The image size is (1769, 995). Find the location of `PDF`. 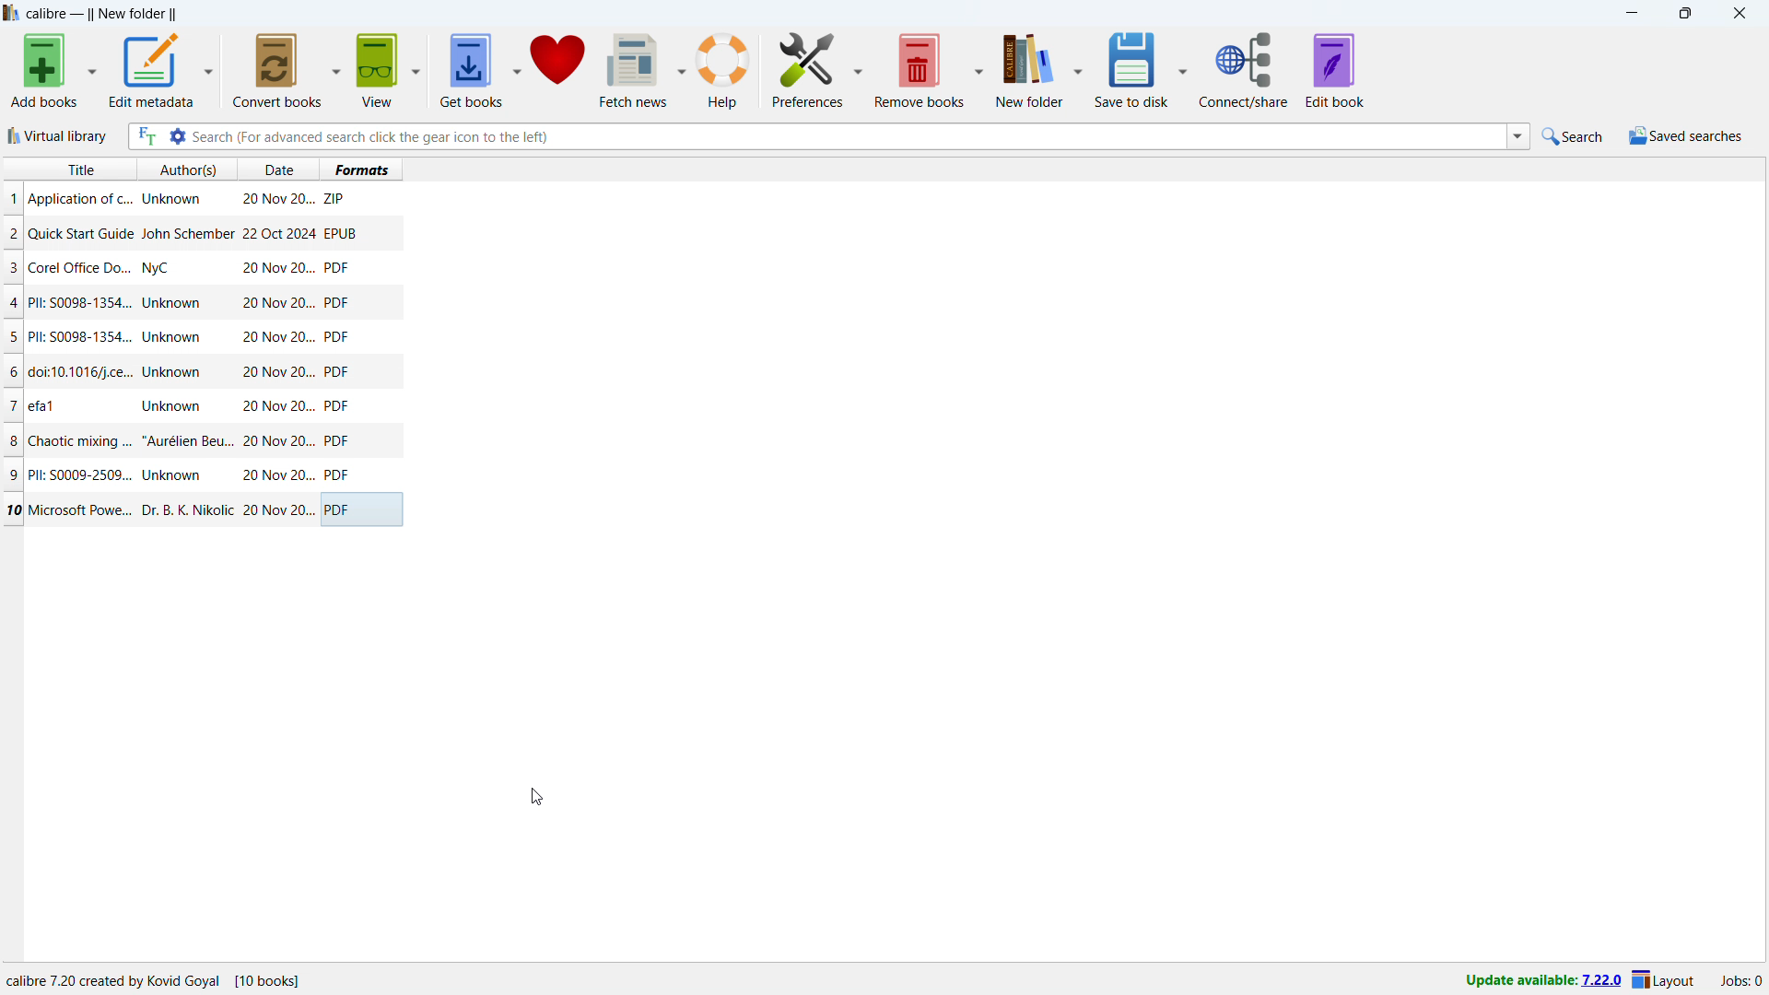

PDF is located at coordinates (335, 304).